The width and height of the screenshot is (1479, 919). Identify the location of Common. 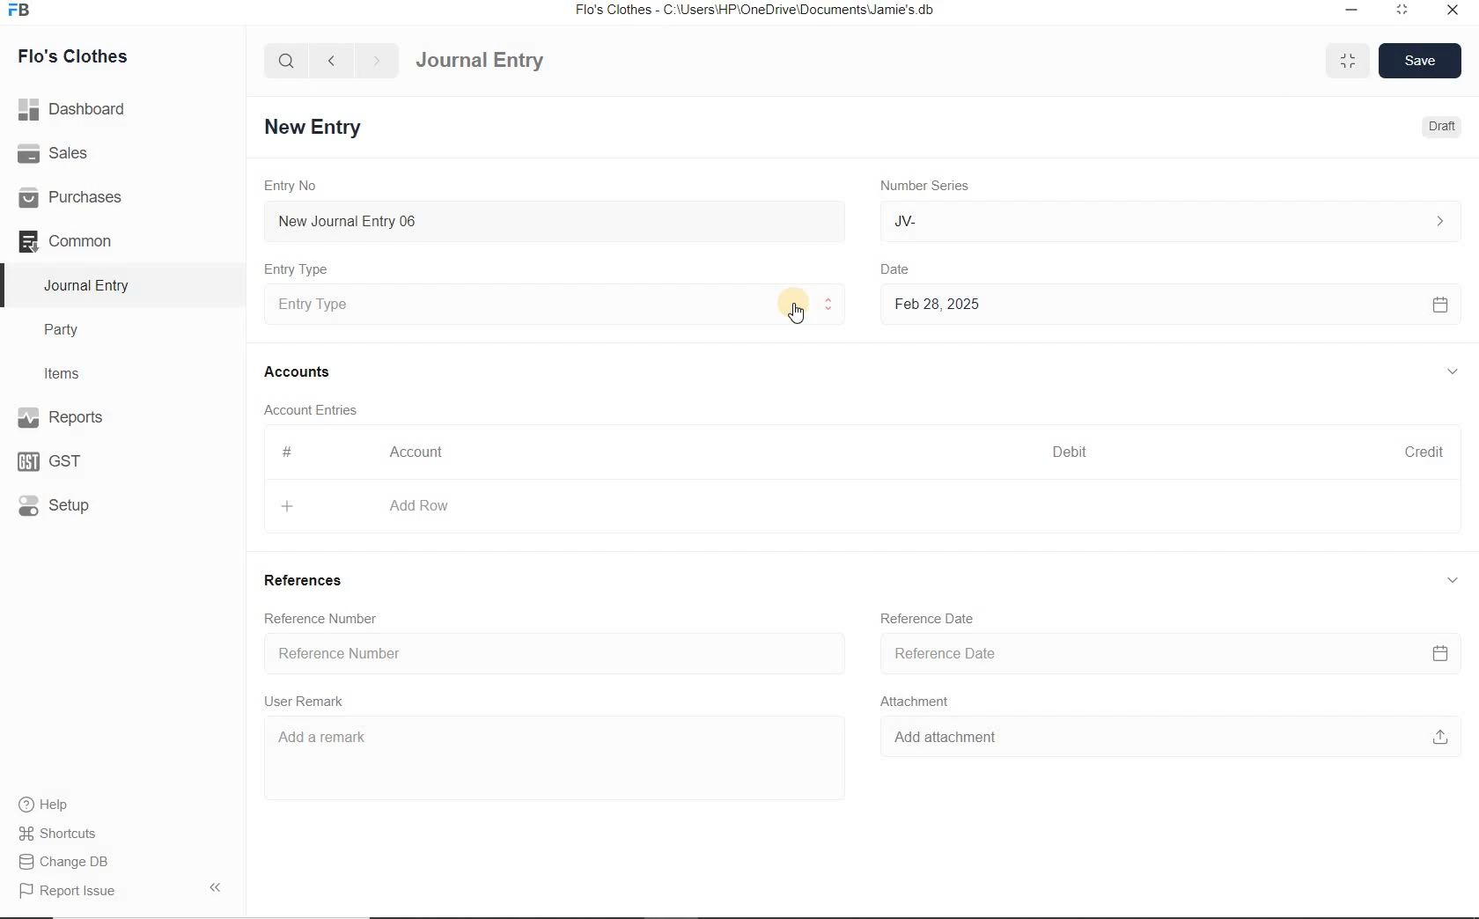
(86, 240).